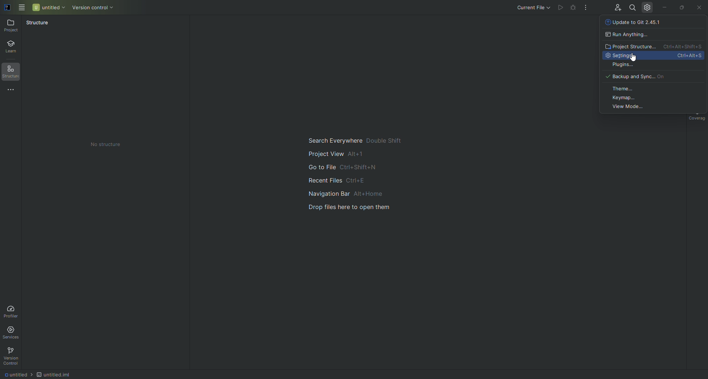  What do you see at coordinates (7, 8) in the screenshot?
I see `logo` at bounding box center [7, 8].